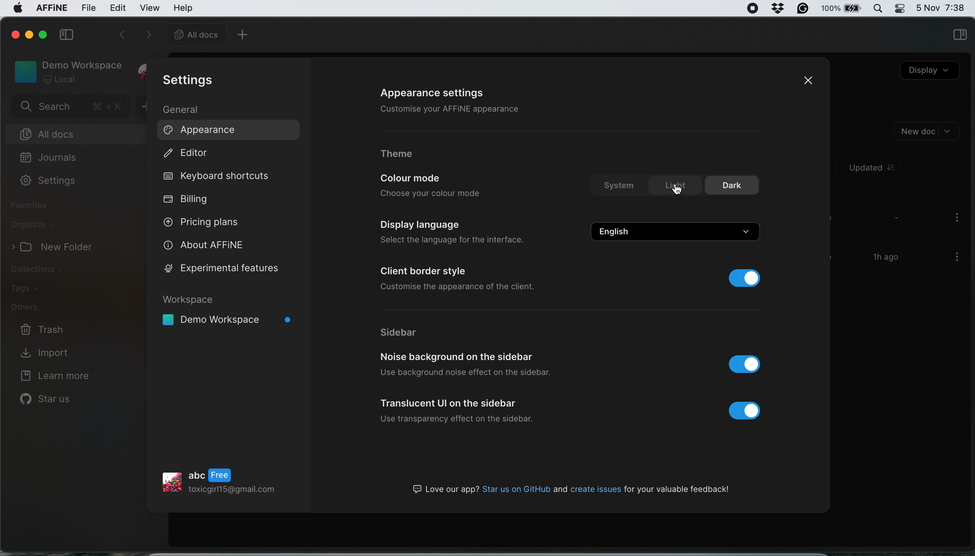 The height and width of the screenshot is (556, 975). What do you see at coordinates (736, 185) in the screenshot?
I see `dark` at bounding box center [736, 185].